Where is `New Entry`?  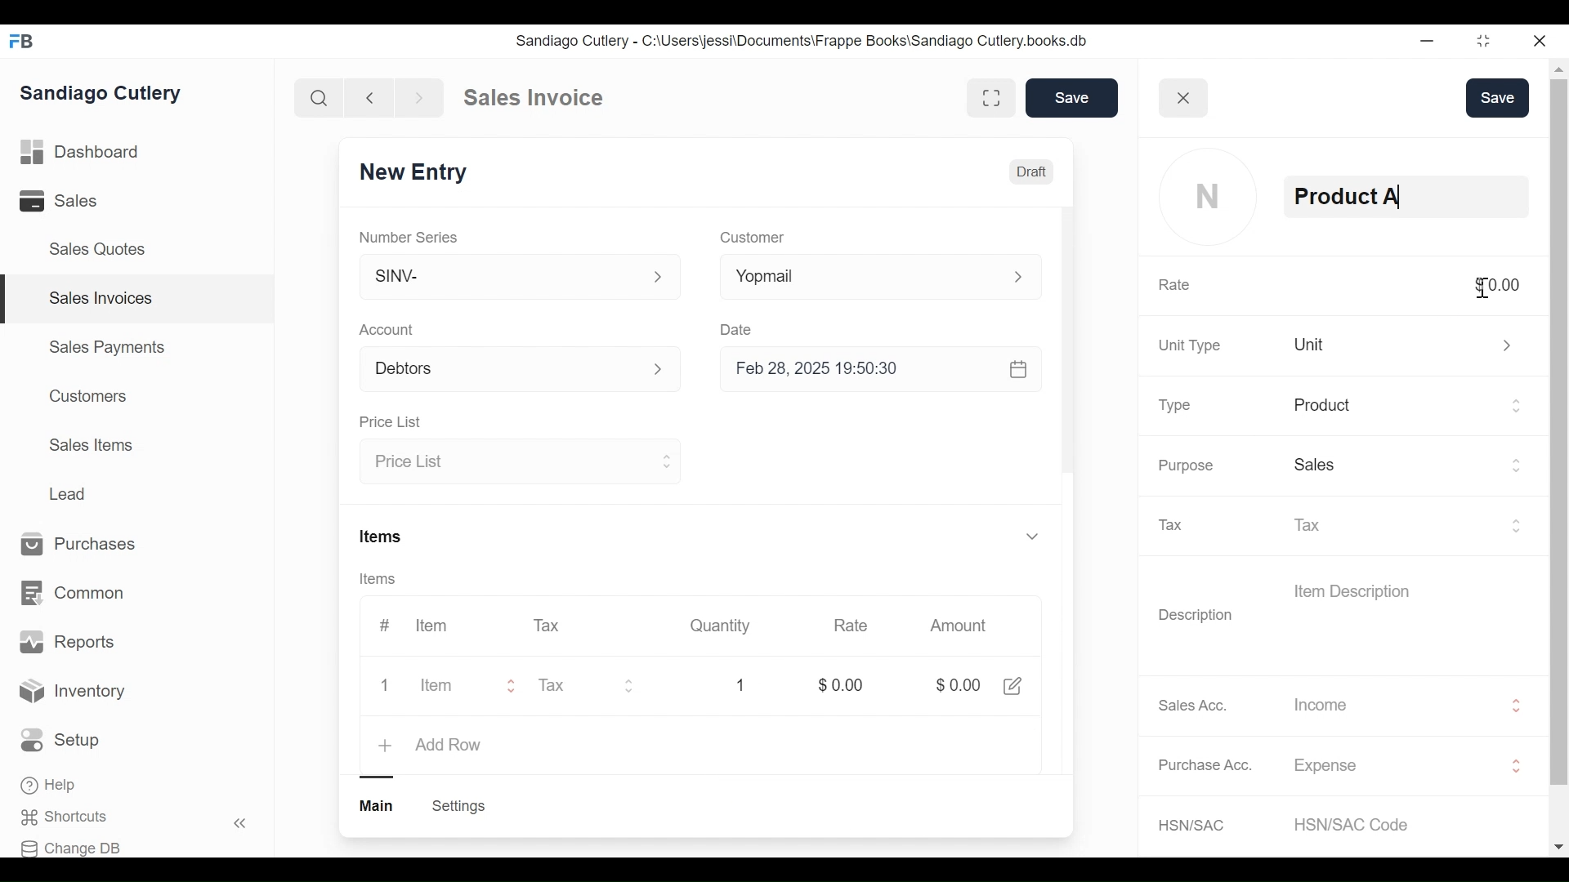
New Entry is located at coordinates (412, 171).